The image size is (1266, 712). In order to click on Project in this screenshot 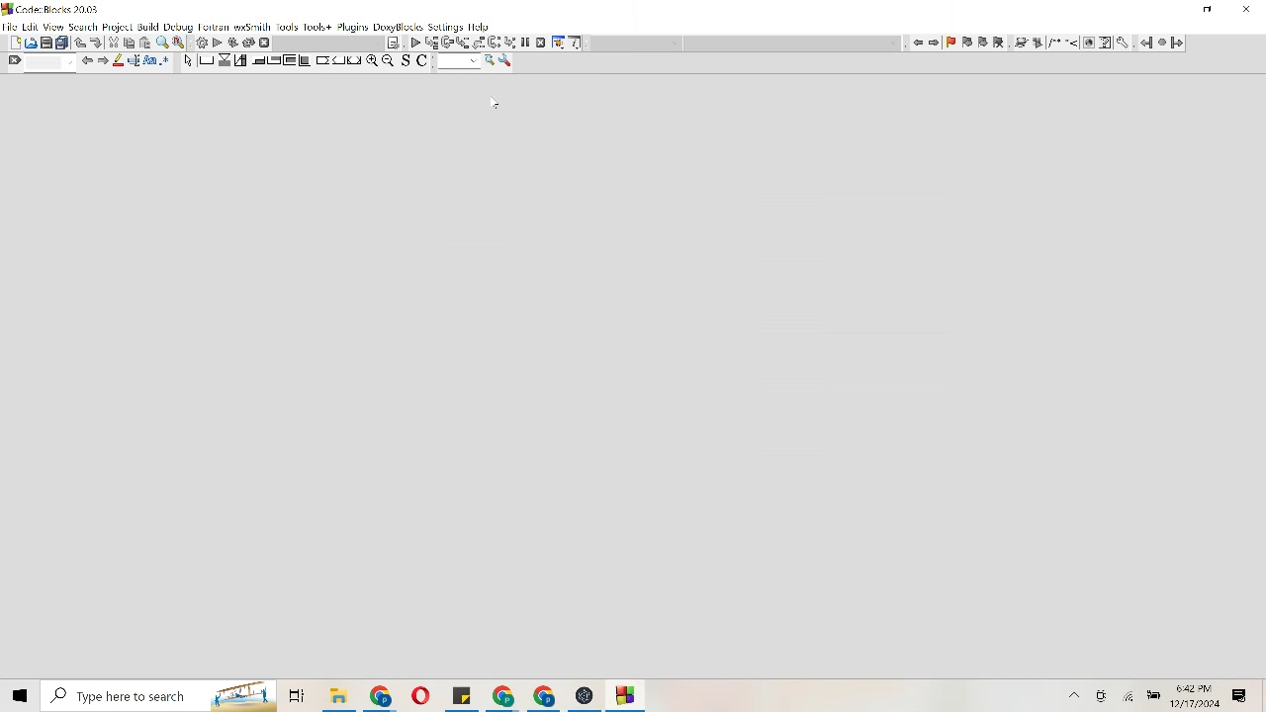, I will do `click(117, 27)`.